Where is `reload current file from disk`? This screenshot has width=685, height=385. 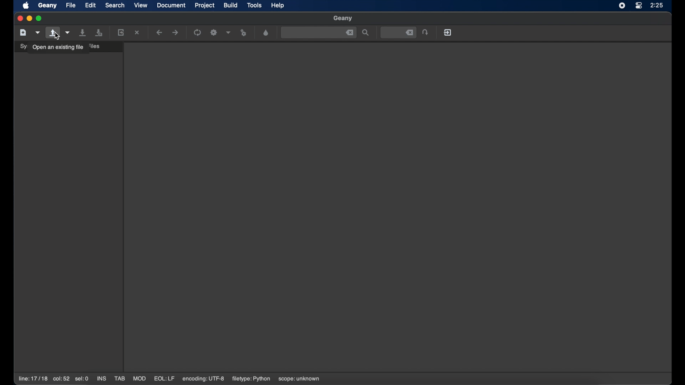
reload current file from disk is located at coordinates (121, 32).